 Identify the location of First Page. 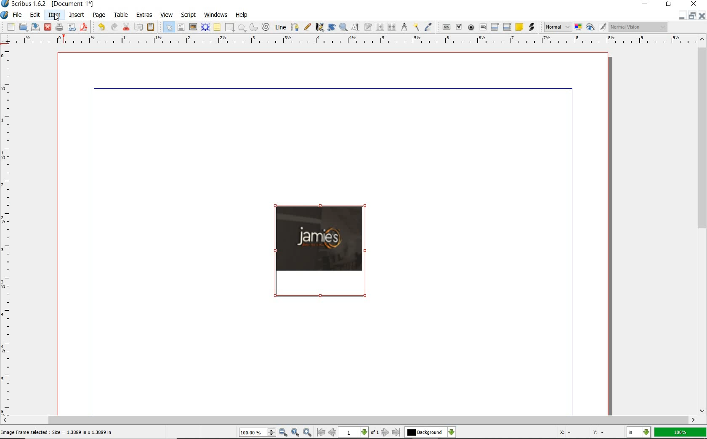
(321, 433).